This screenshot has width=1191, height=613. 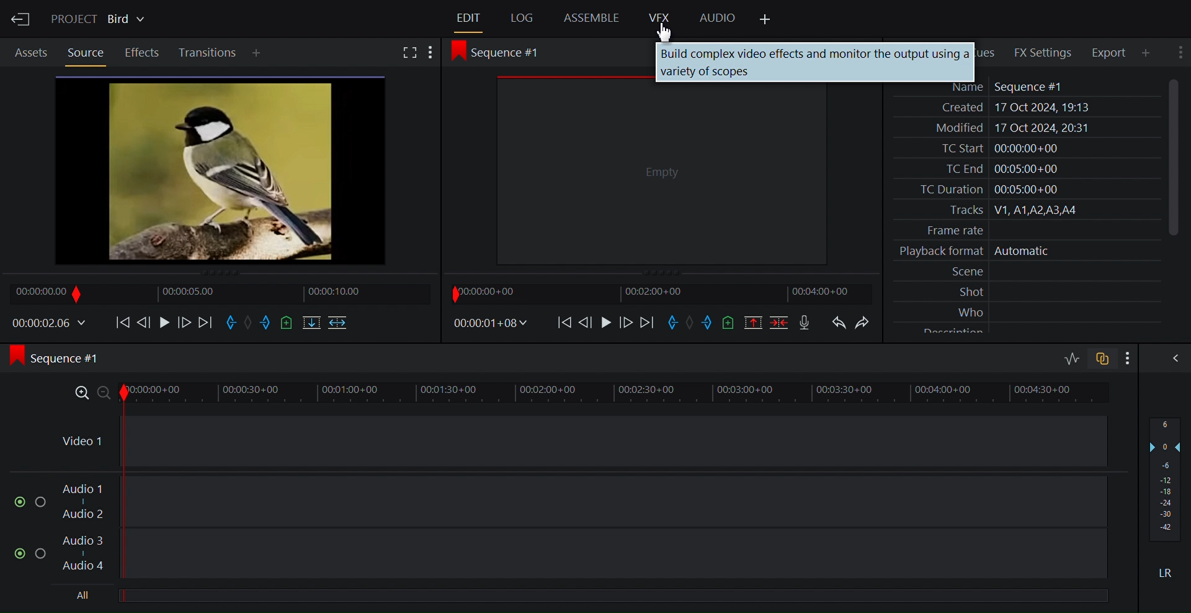 I want to click on Timecodes and reels, so click(x=47, y=323).